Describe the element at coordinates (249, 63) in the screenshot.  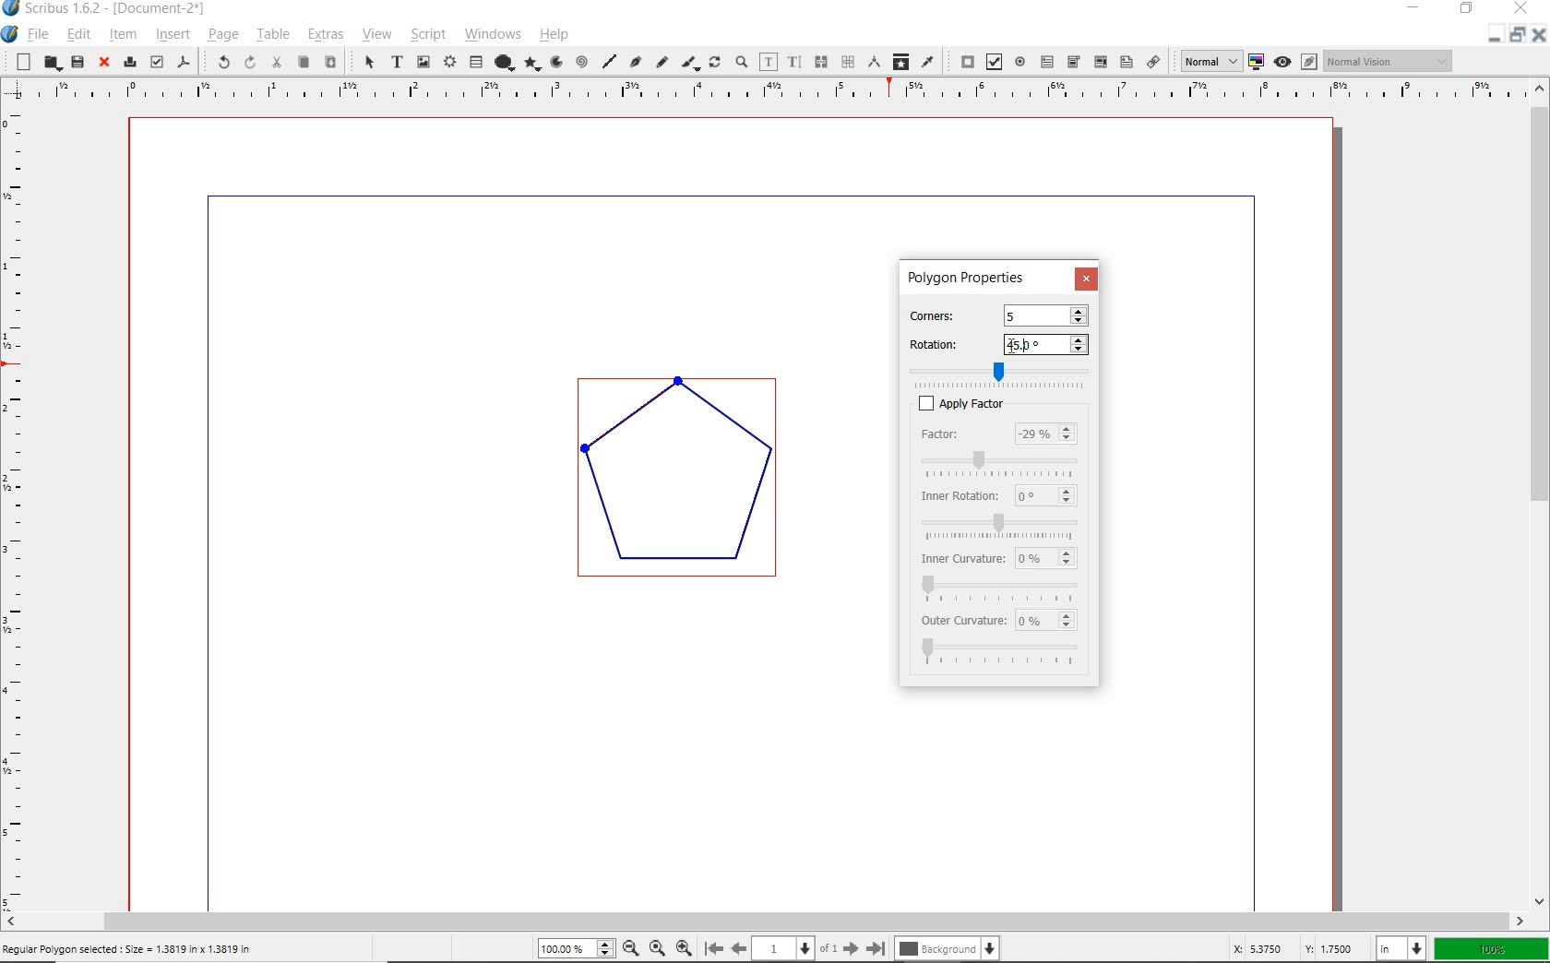
I see `redo` at that location.